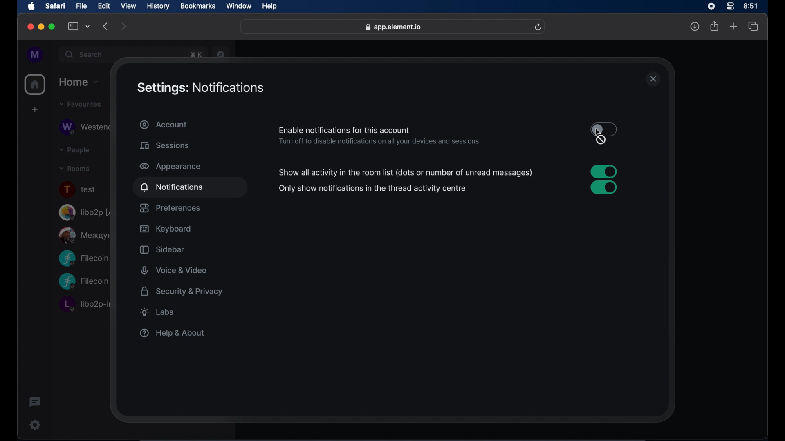 The width and height of the screenshot is (785, 441). What do you see at coordinates (603, 171) in the screenshot?
I see `toggle button` at bounding box center [603, 171].